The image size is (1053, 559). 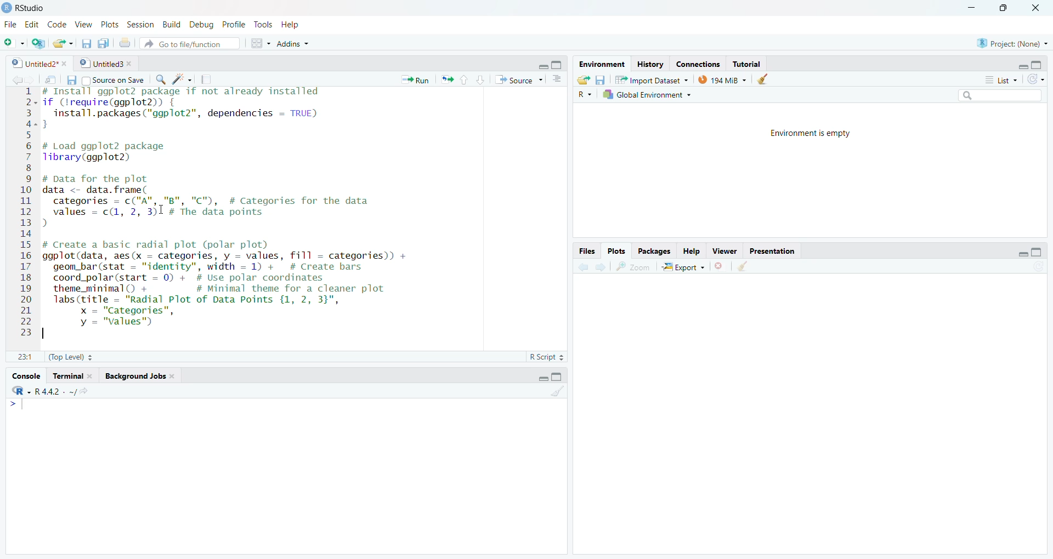 I want to click on  Addins , so click(x=294, y=43).